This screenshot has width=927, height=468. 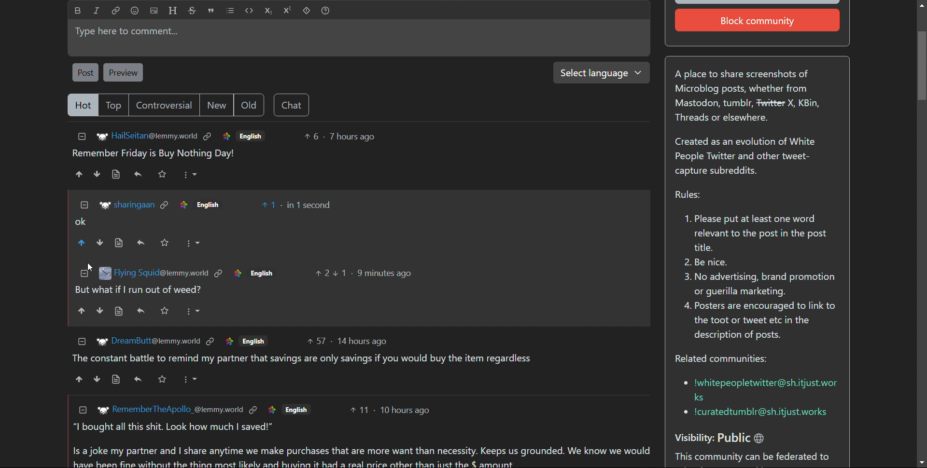 I want to click on ok, so click(x=81, y=220).